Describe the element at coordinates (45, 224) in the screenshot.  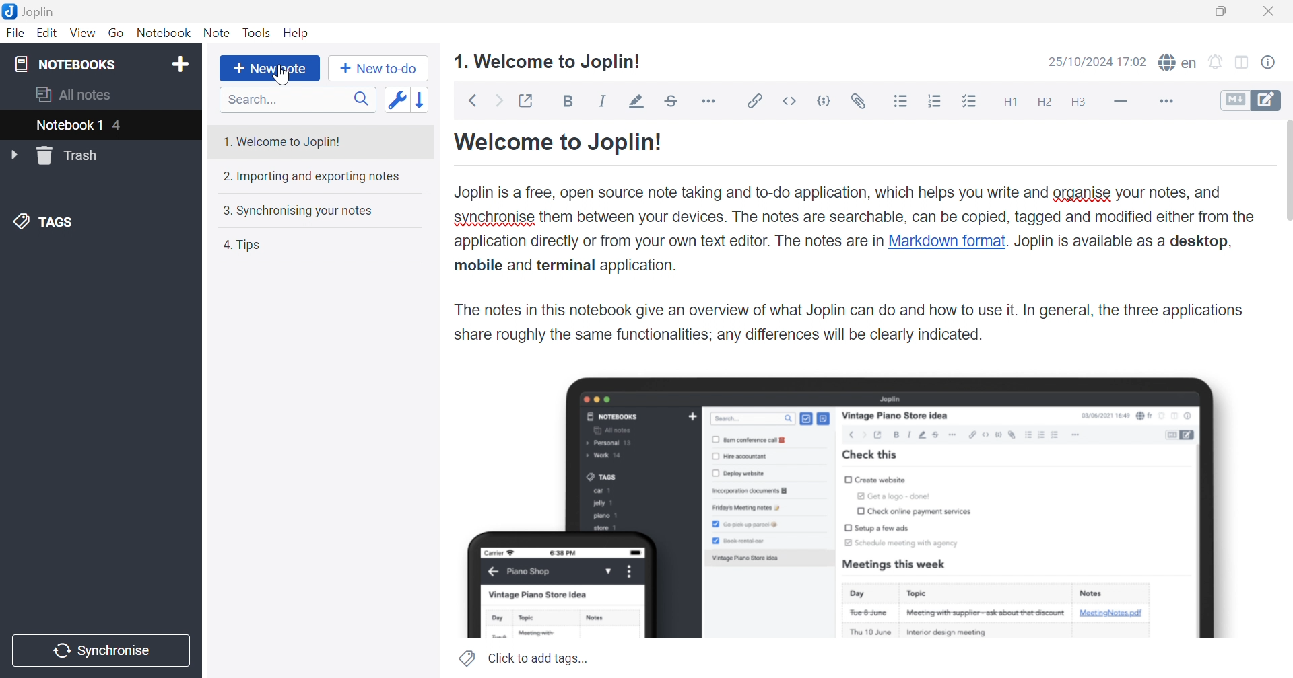
I see `TAGS` at that location.